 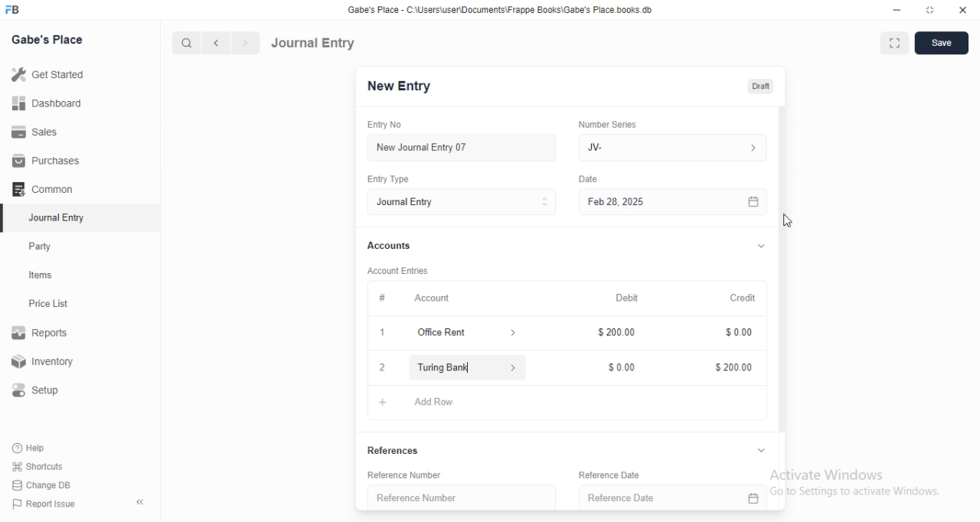 What do you see at coordinates (606, 124) in the screenshot?
I see `‘Number Series` at bounding box center [606, 124].